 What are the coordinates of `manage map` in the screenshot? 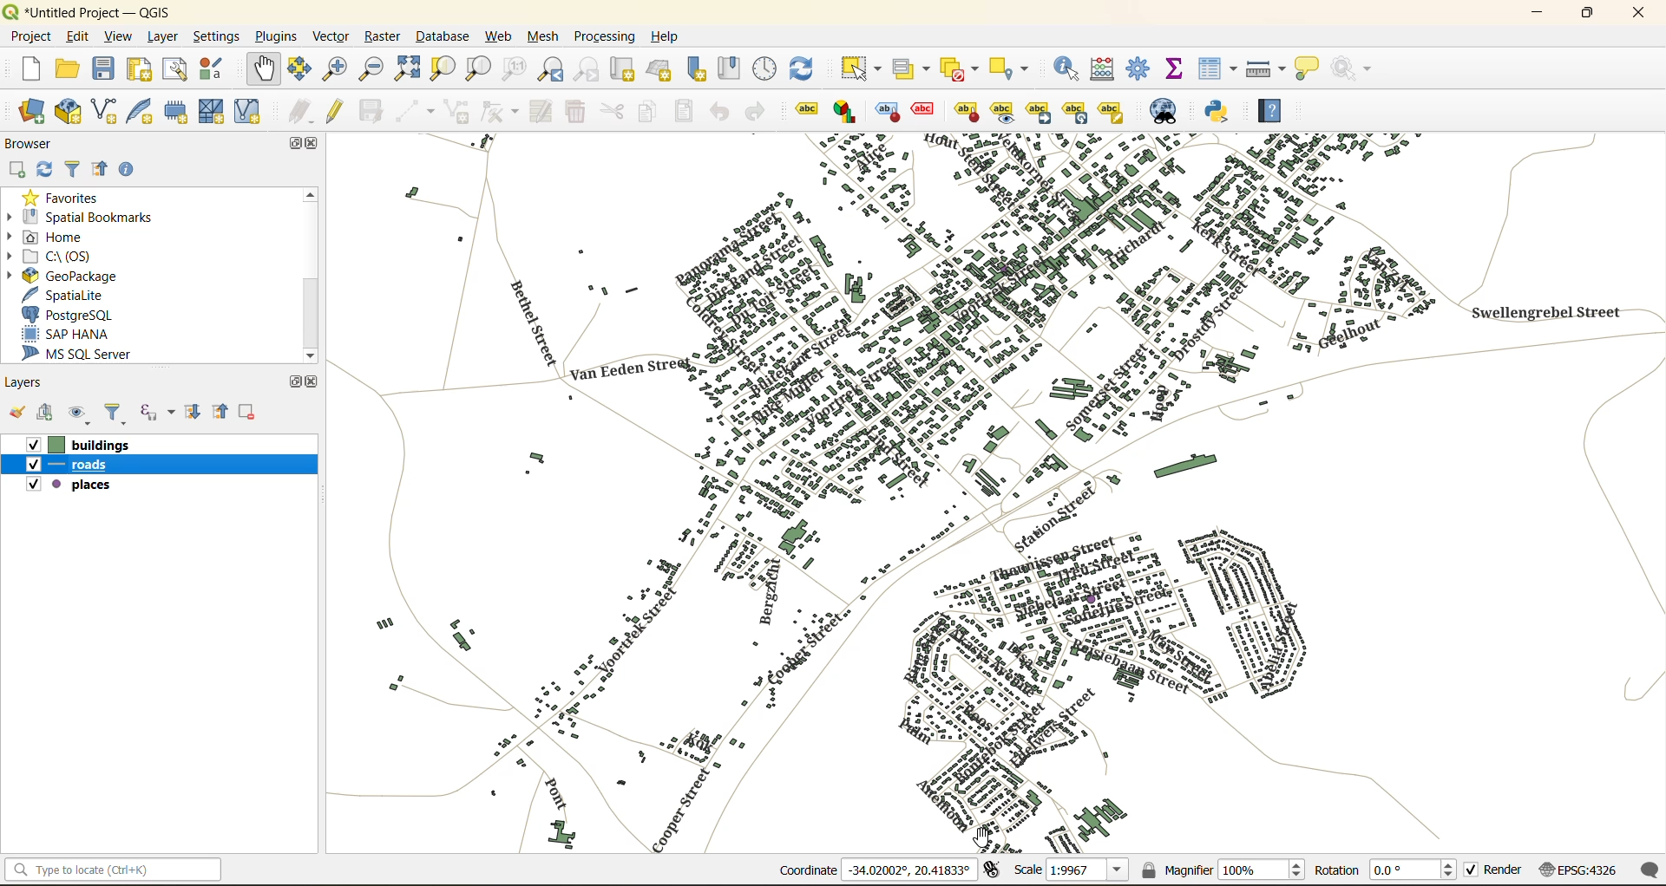 It's located at (82, 414).